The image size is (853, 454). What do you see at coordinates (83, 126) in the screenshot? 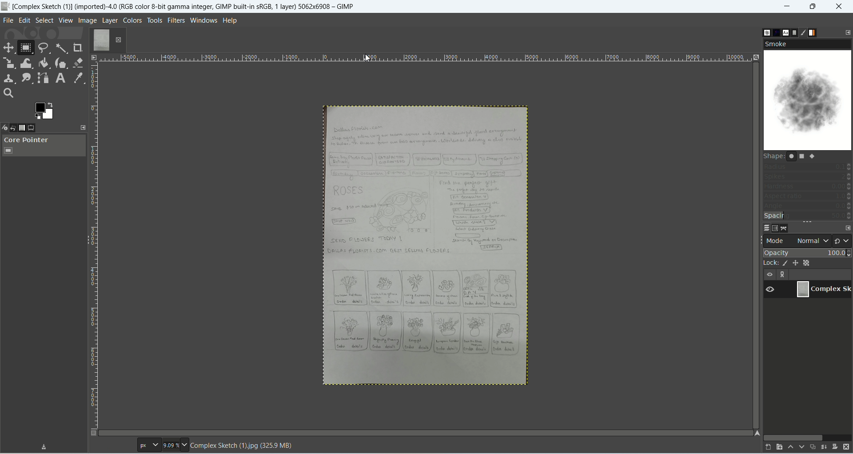
I see `configure this tab` at bounding box center [83, 126].